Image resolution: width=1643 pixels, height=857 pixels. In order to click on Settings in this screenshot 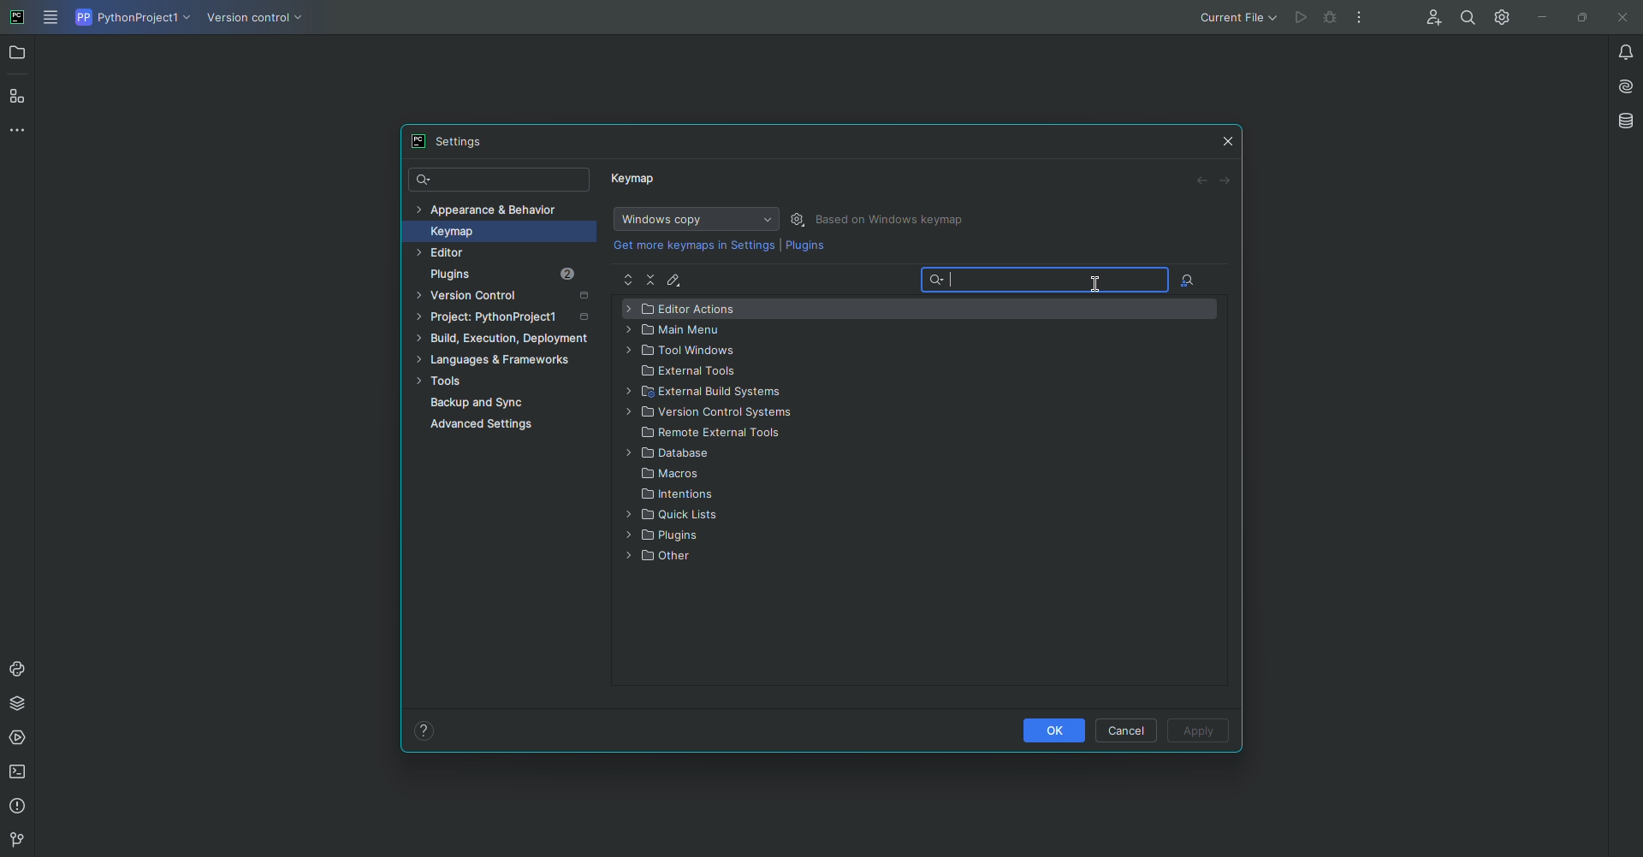, I will do `click(1498, 16)`.